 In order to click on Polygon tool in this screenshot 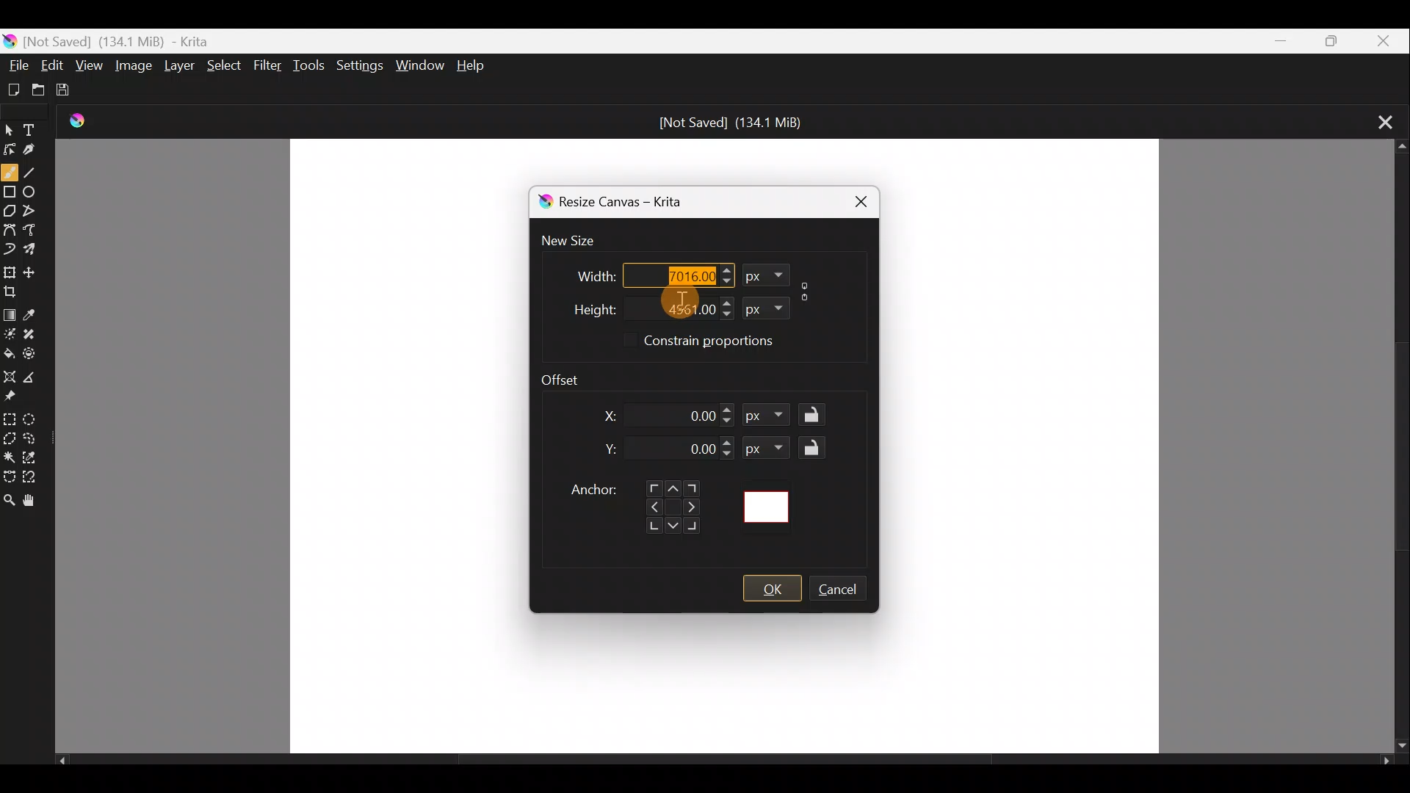, I will do `click(10, 212)`.